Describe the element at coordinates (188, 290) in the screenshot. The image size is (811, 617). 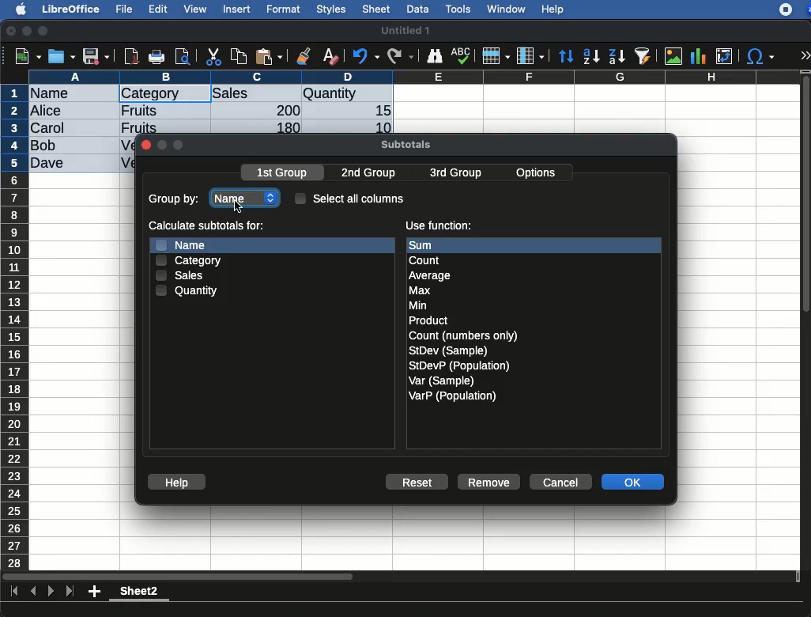
I see `quantity ` at that location.